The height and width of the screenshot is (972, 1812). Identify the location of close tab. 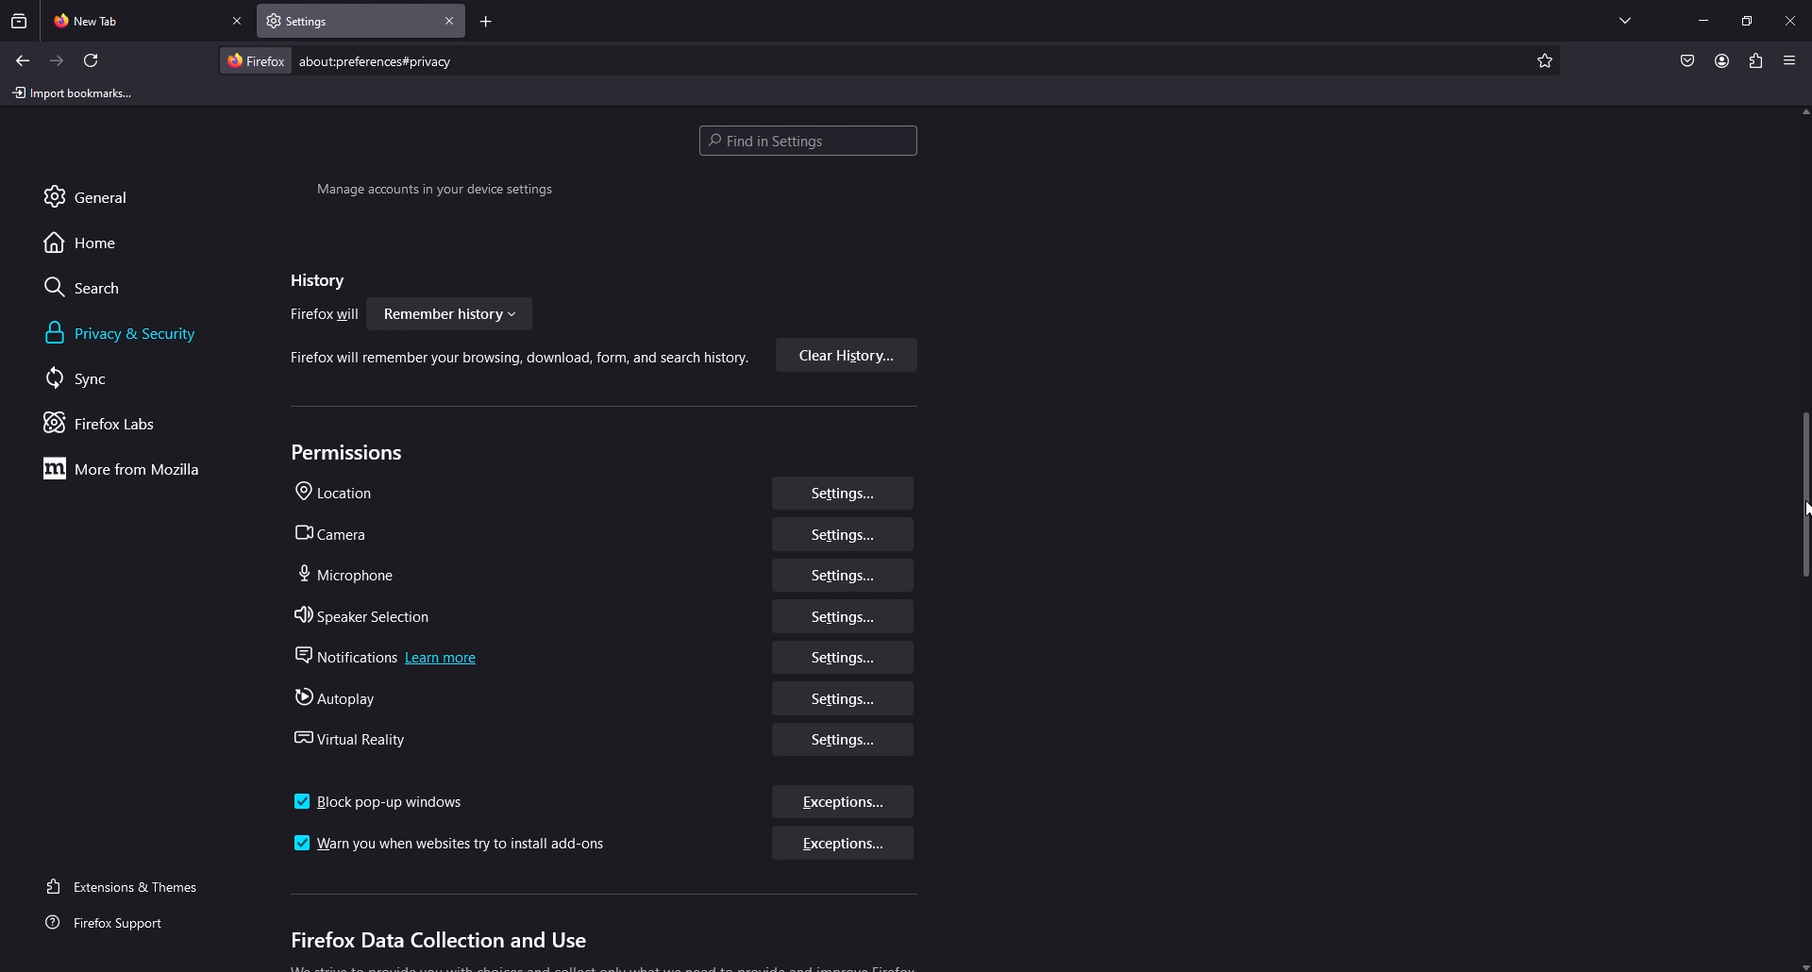
(239, 22).